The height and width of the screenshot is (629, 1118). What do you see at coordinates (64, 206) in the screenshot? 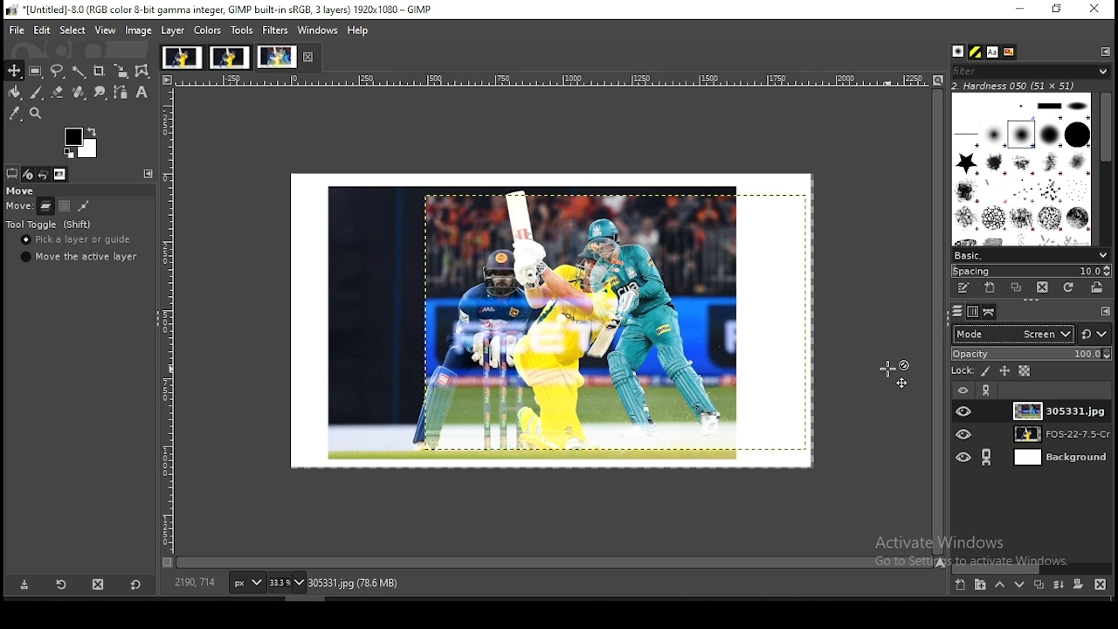
I see `move selection` at bounding box center [64, 206].